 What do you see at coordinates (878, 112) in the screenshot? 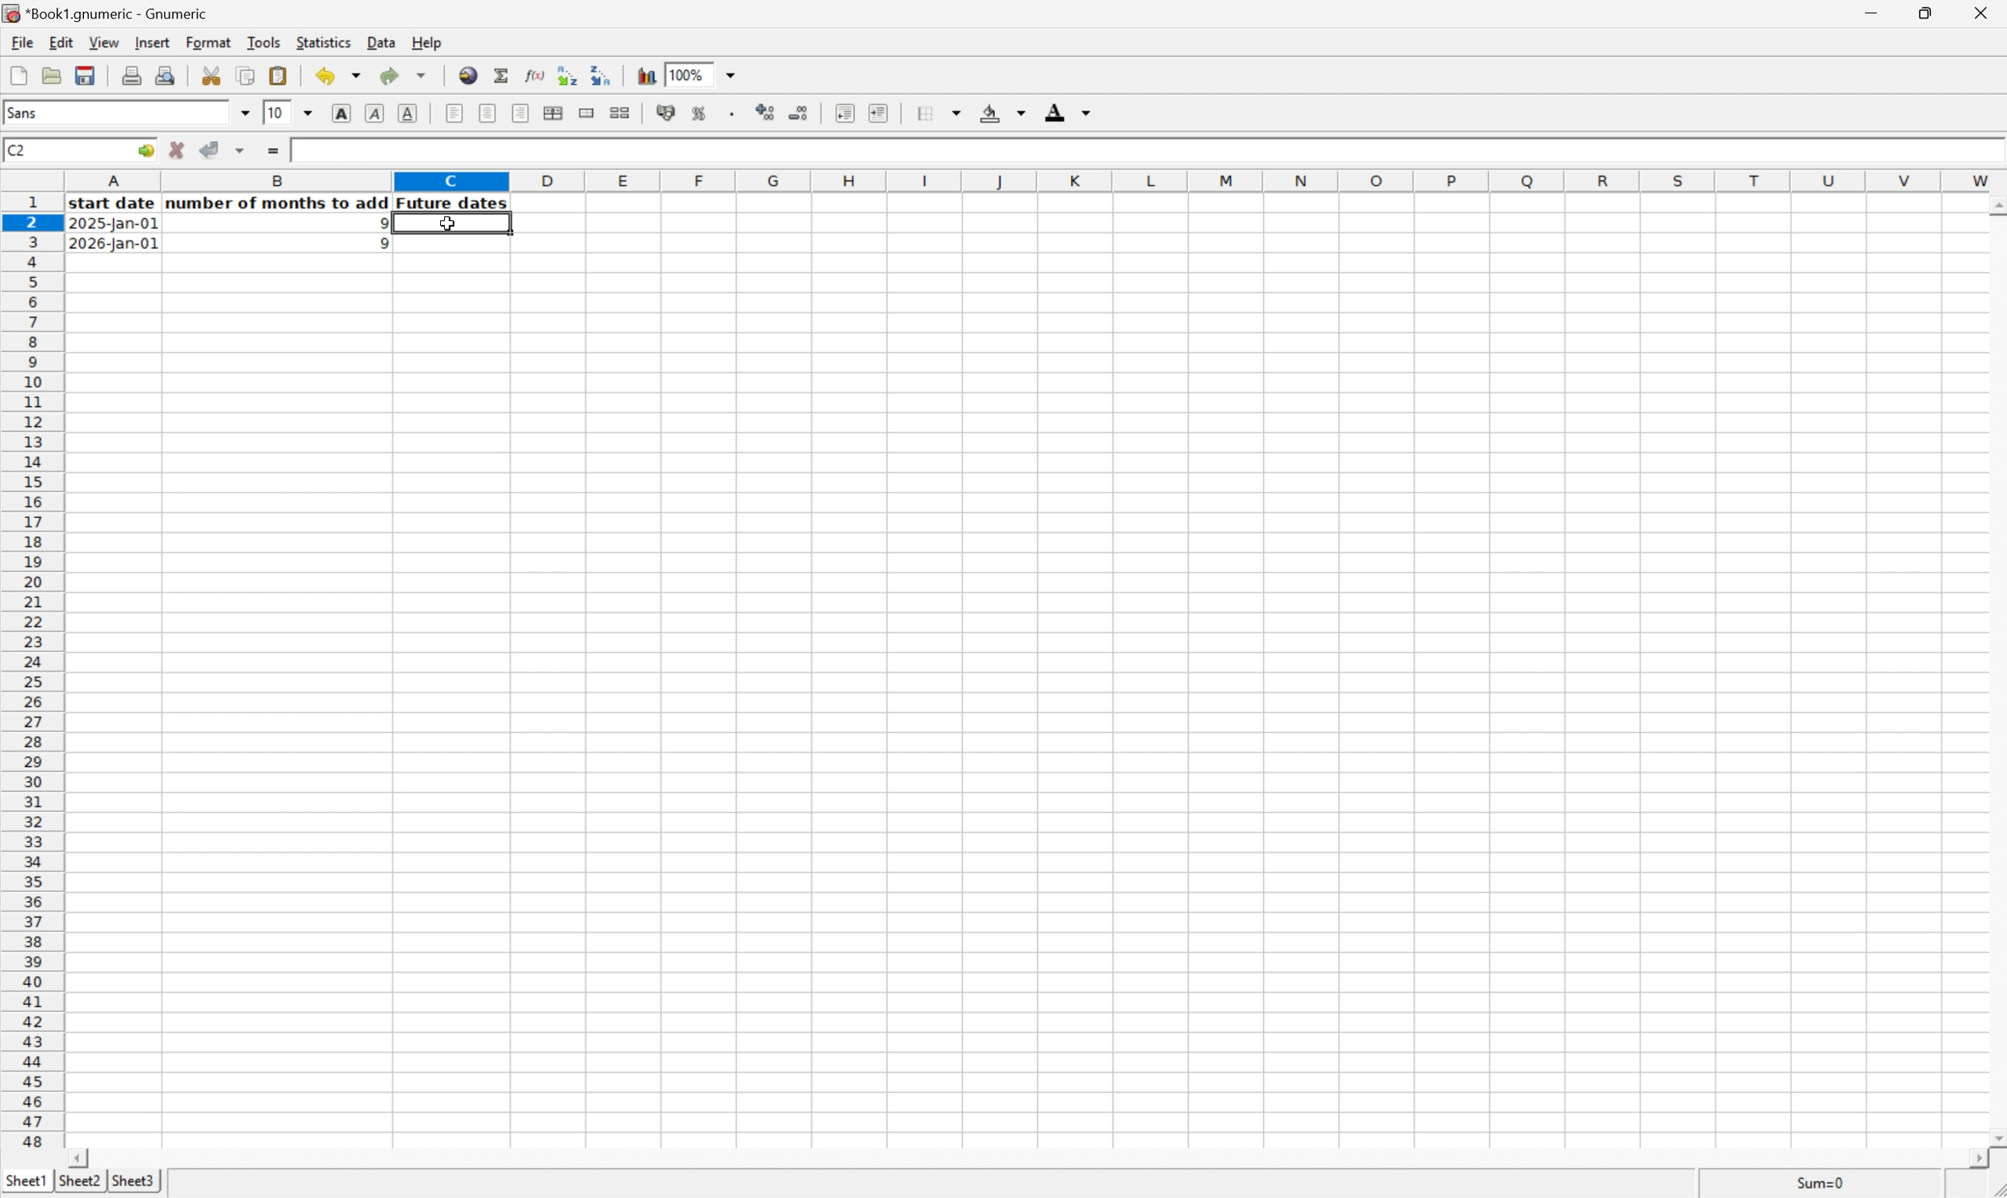
I see `Increase indent, and align the contents to the left` at bounding box center [878, 112].